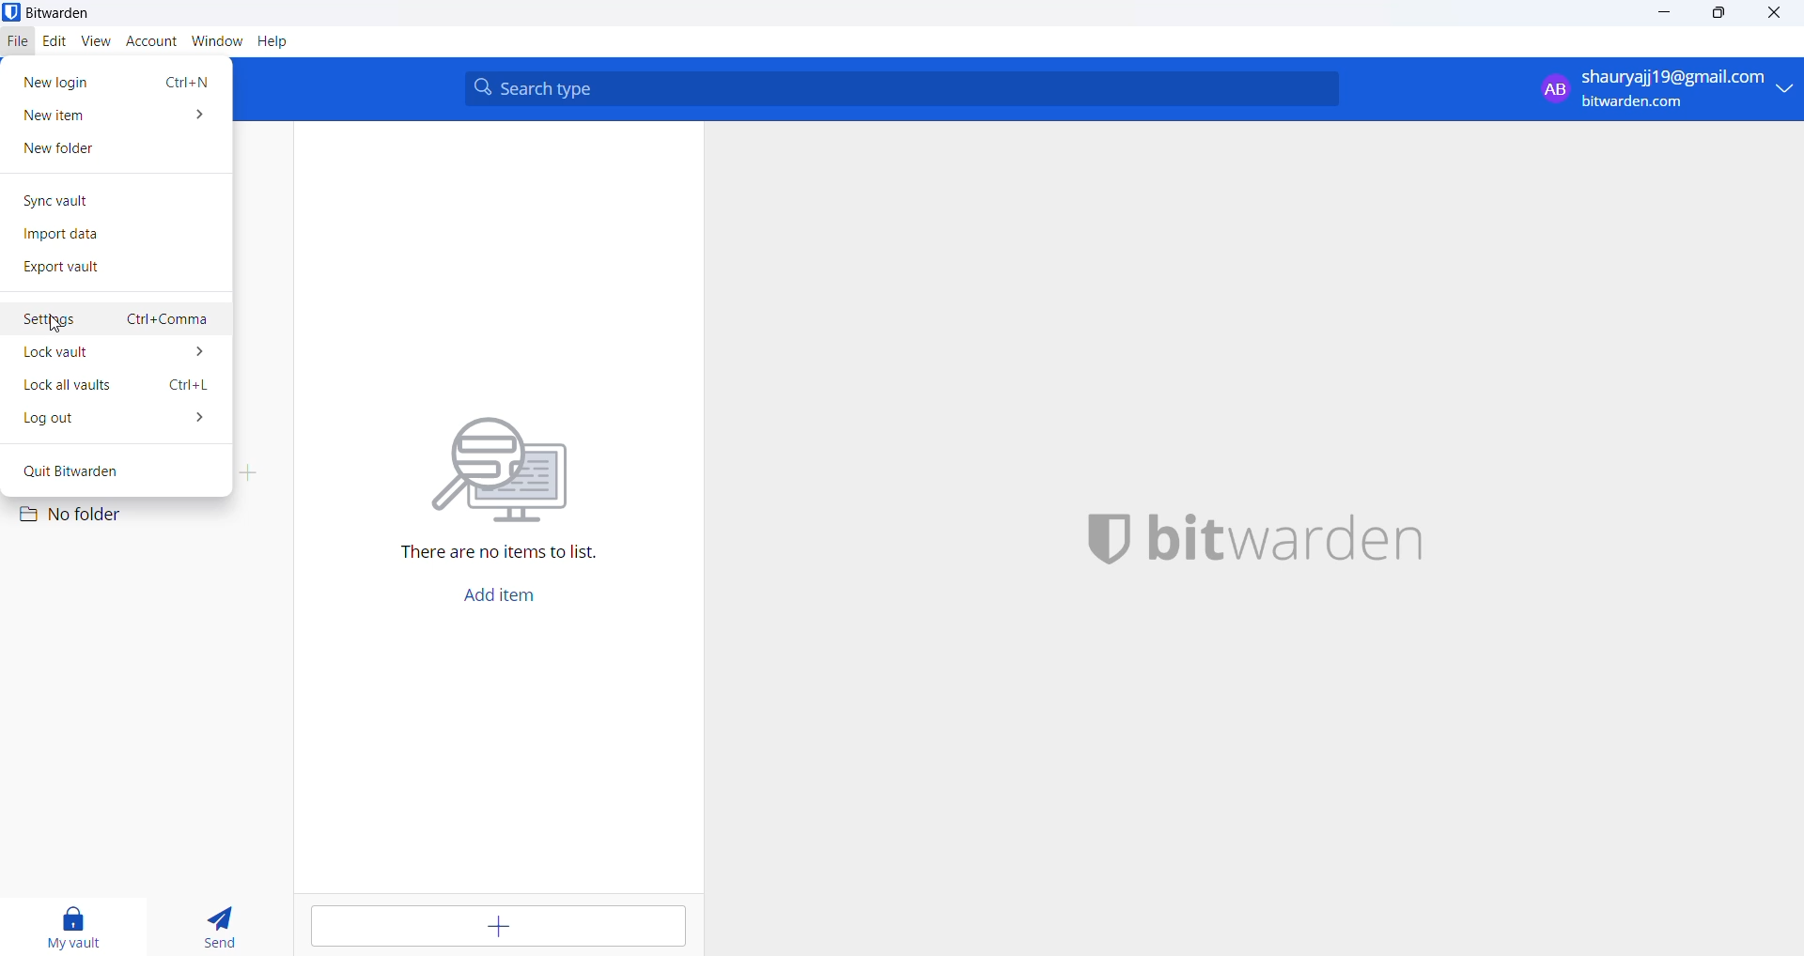  I want to click on Ctrl+N, so click(183, 81).